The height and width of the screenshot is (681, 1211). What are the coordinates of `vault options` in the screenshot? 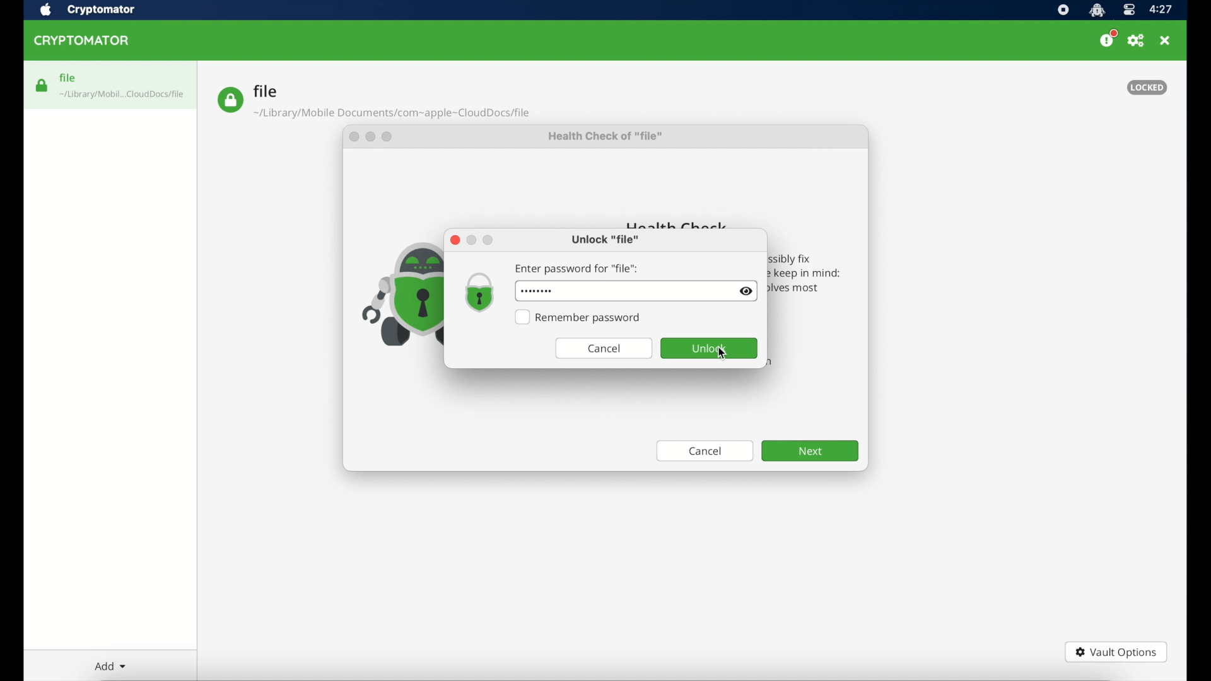 It's located at (1116, 652).